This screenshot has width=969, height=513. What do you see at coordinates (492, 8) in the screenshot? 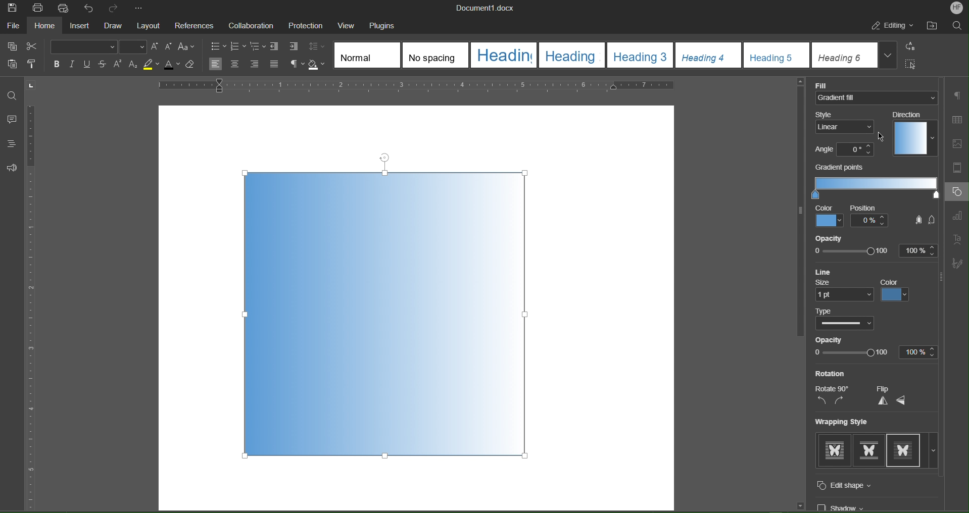
I see `Document1.docx` at bounding box center [492, 8].